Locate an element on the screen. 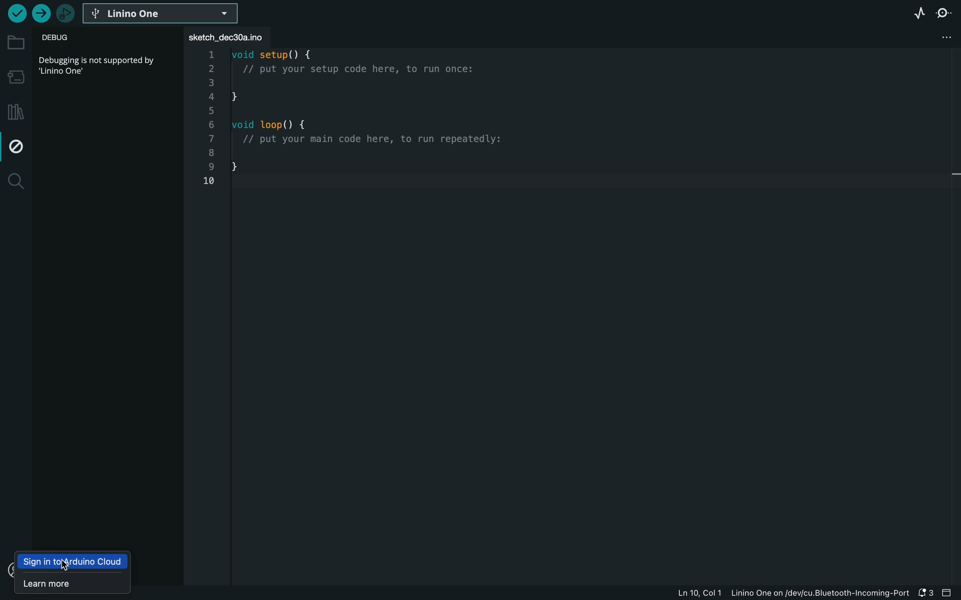  board selecter is located at coordinates (162, 14).